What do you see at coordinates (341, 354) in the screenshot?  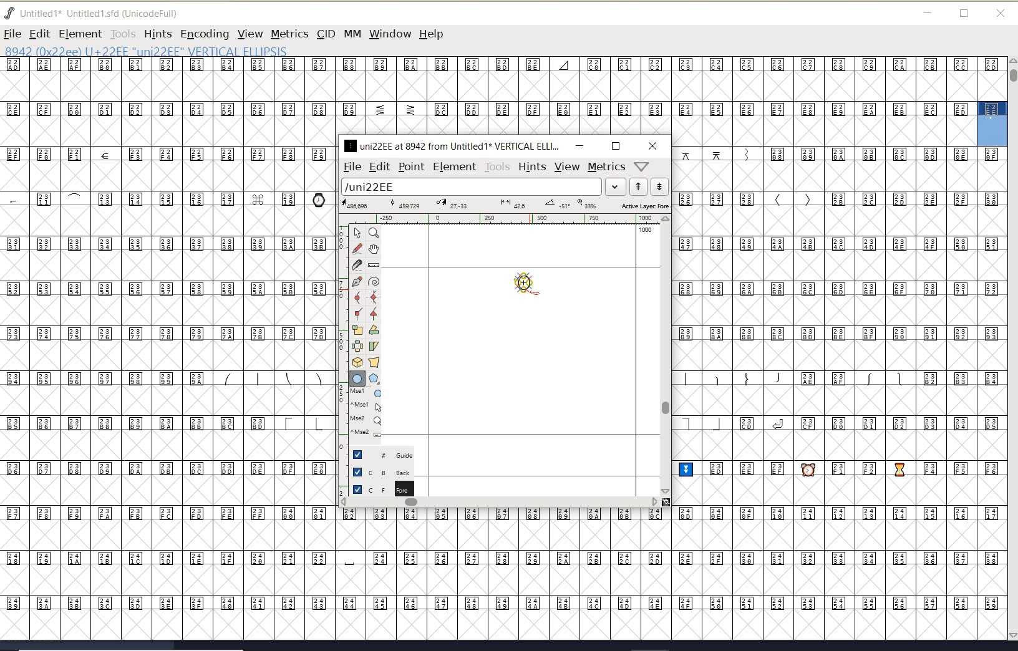 I see `SCALE` at bounding box center [341, 354].